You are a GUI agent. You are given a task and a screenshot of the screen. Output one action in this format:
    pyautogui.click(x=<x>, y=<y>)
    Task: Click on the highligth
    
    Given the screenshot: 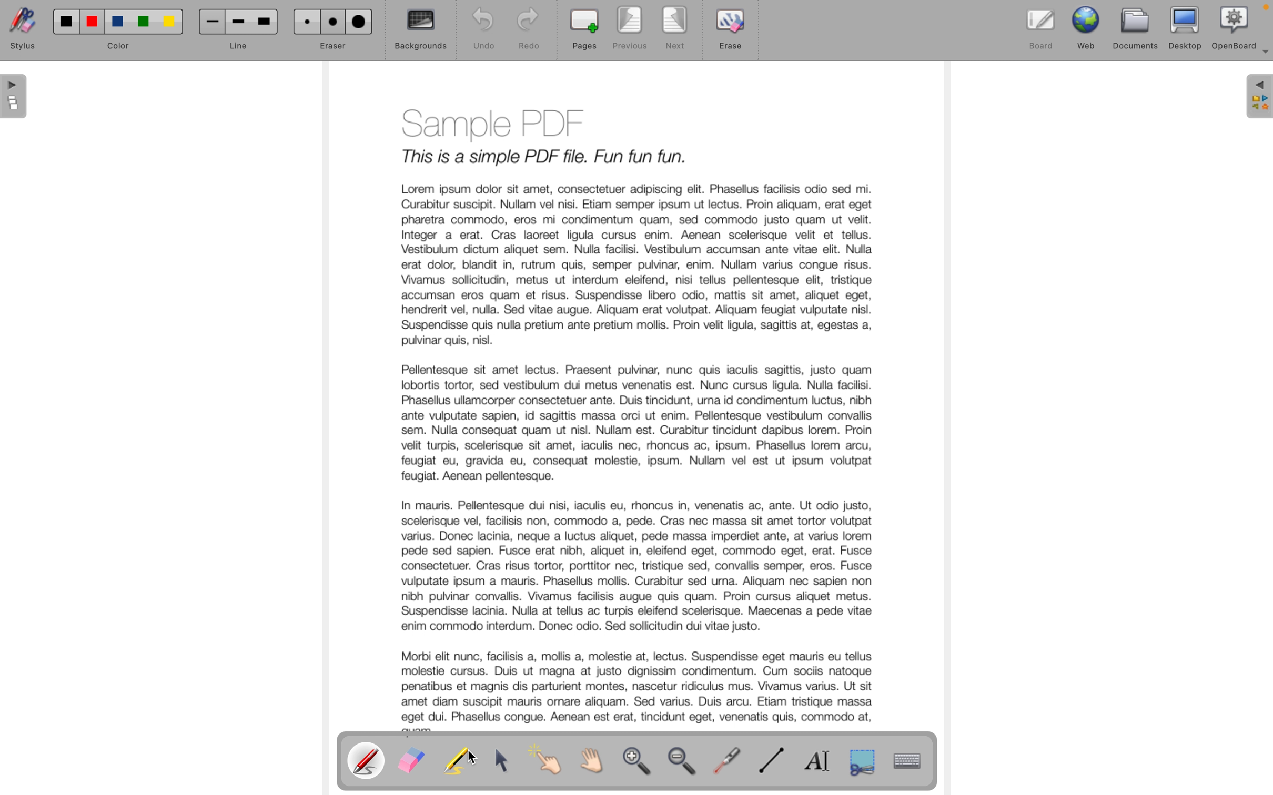 What is the action you would take?
    pyautogui.click(x=459, y=762)
    